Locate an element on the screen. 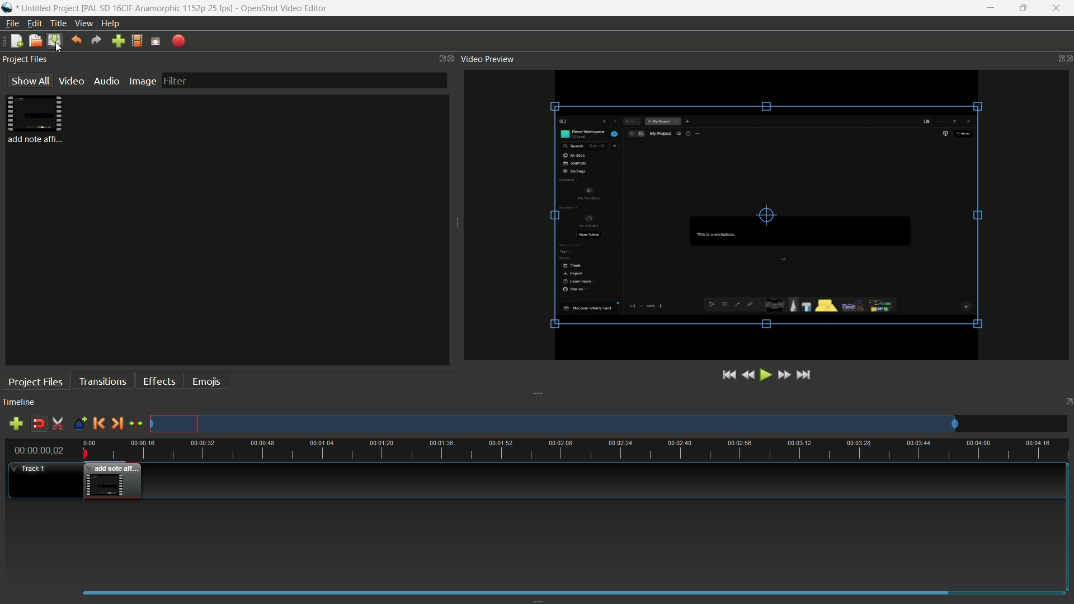  track preview is located at coordinates (553, 424).